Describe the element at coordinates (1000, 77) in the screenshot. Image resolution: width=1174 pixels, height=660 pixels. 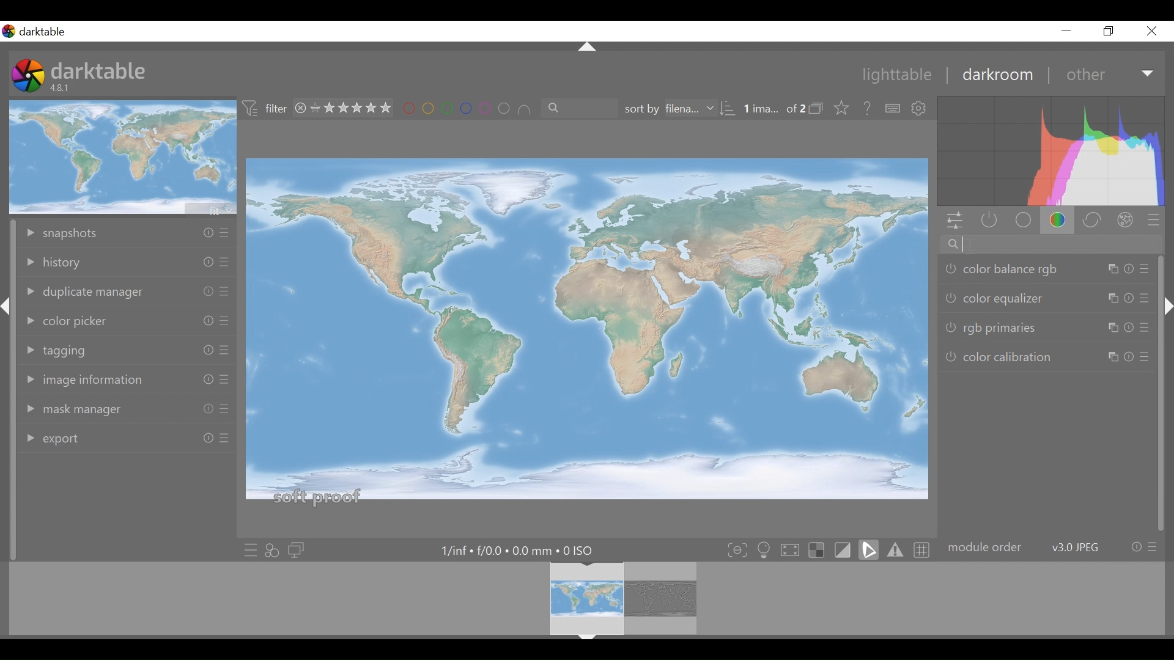
I see `darkroom` at that location.